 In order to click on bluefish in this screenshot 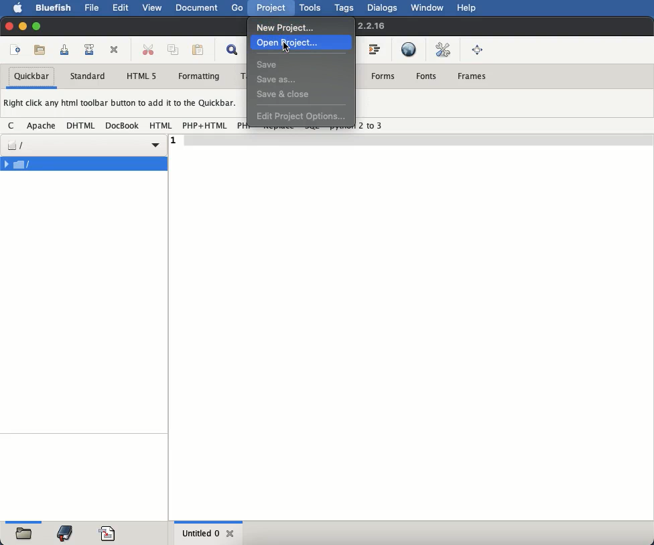, I will do `click(53, 6)`.